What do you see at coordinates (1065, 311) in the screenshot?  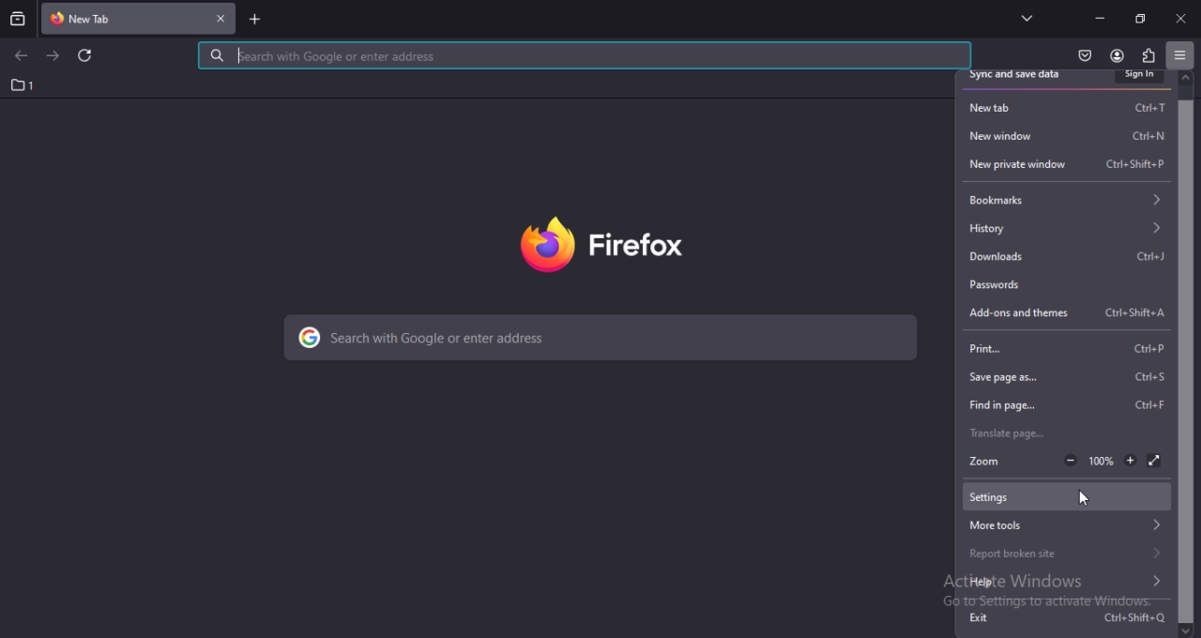 I see `add ons and themes` at bounding box center [1065, 311].